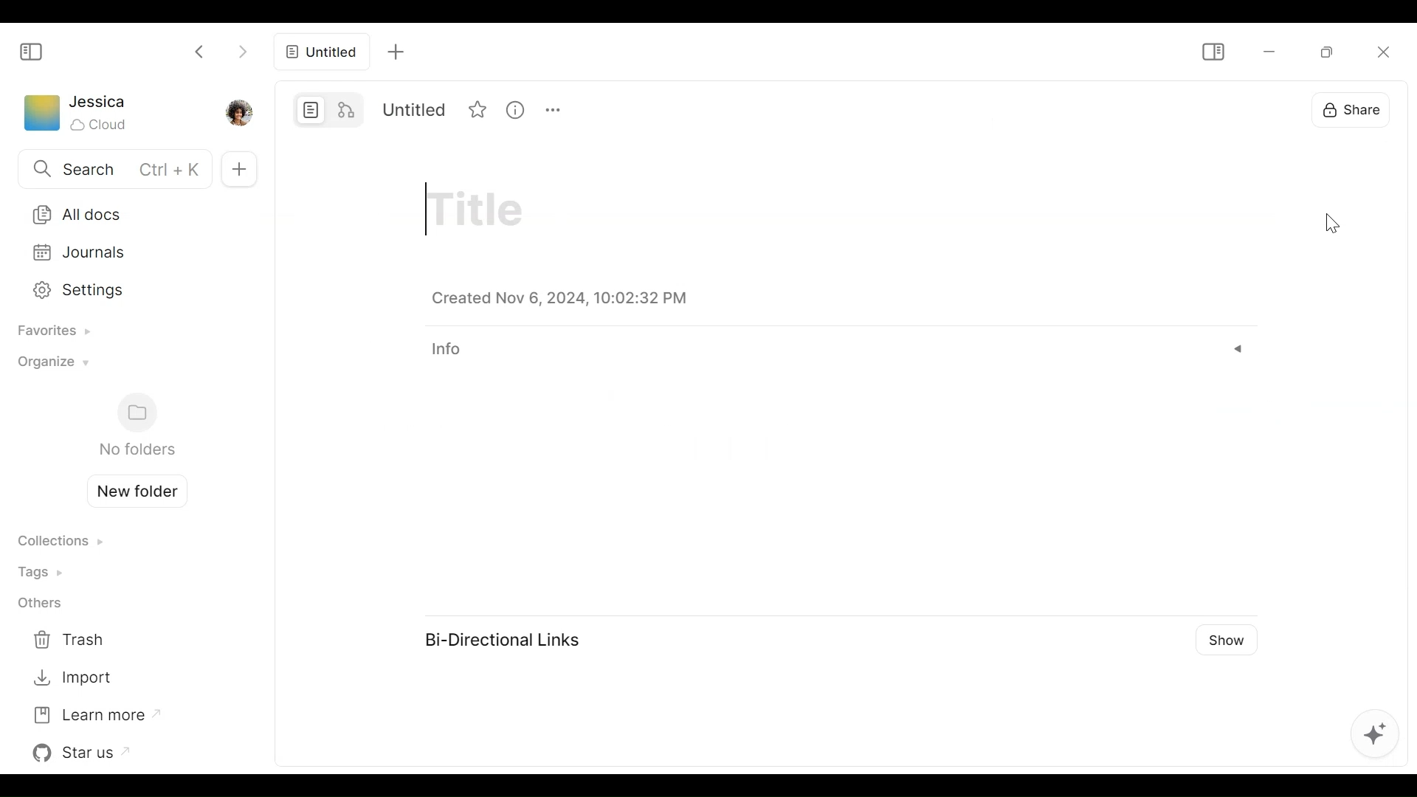 The width and height of the screenshot is (1417, 797). Describe the element at coordinates (99, 103) in the screenshot. I see `Username` at that location.